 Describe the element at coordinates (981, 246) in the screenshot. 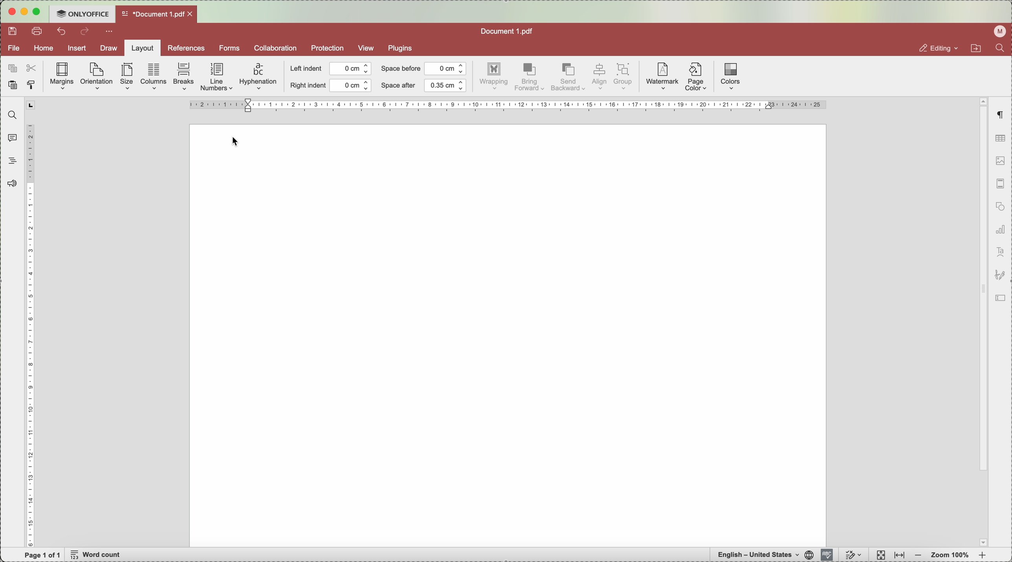

I see `scroll bar` at that location.